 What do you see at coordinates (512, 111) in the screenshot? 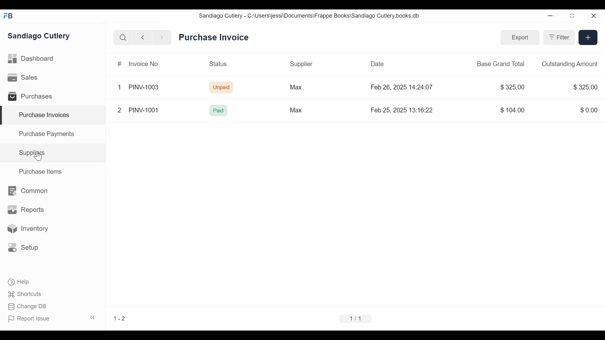
I see `$104.00` at bounding box center [512, 111].